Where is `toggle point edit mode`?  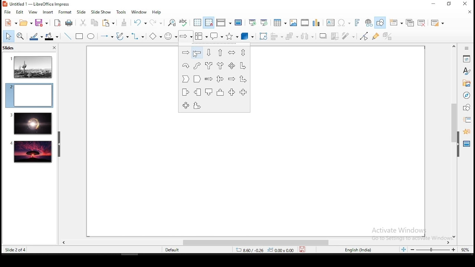
toggle point edit mode is located at coordinates (364, 37).